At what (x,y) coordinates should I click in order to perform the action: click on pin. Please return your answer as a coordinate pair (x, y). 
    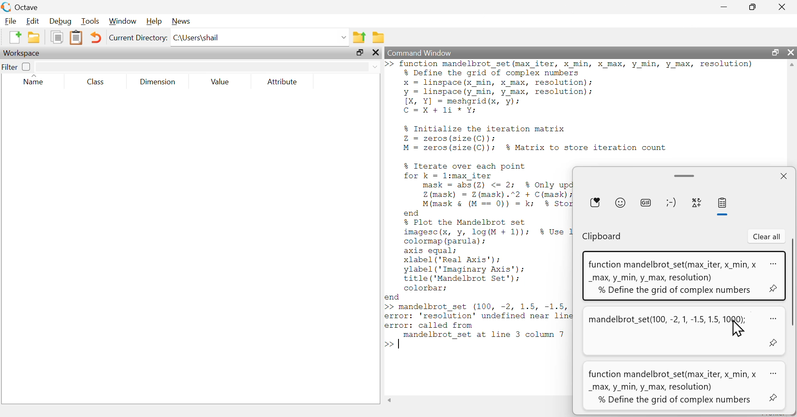
    Looking at the image, I should click on (772, 397).